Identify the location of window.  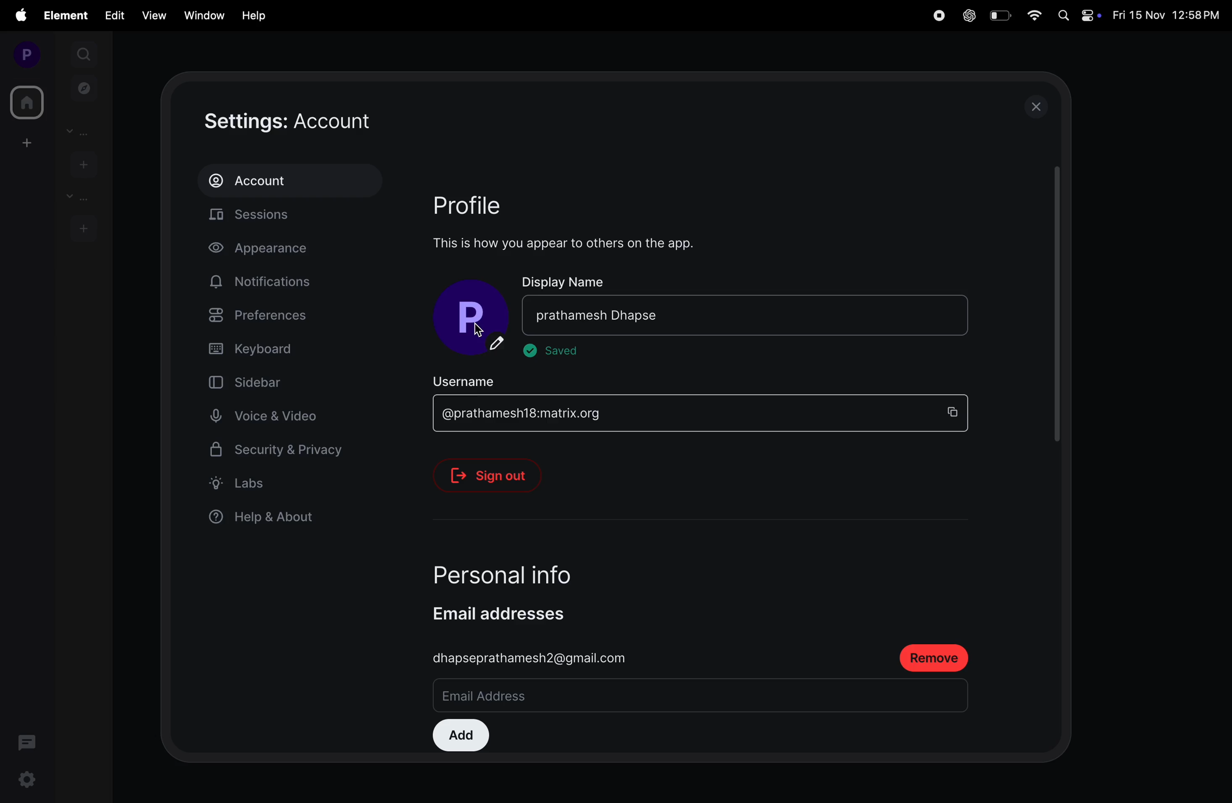
(202, 14).